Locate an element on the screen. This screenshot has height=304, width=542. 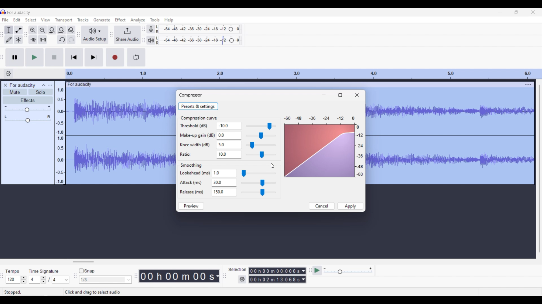
Preview is located at coordinates (191, 206).